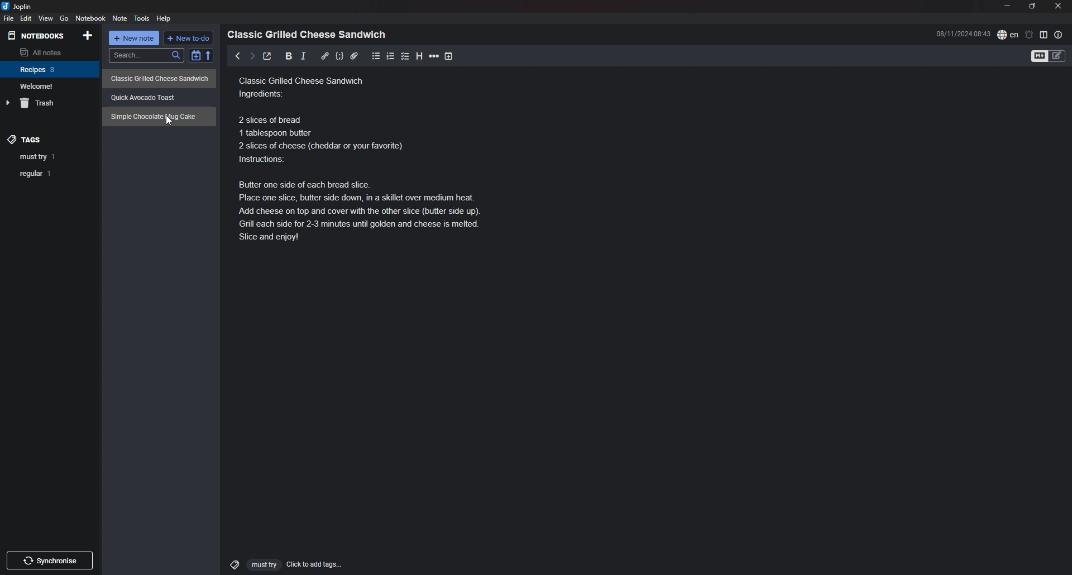 Image resolution: width=1072 pixels, height=575 pixels. What do you see at coordinates (339, 56) in the screenshot?
I see `code` at bounding box center [339, 56].